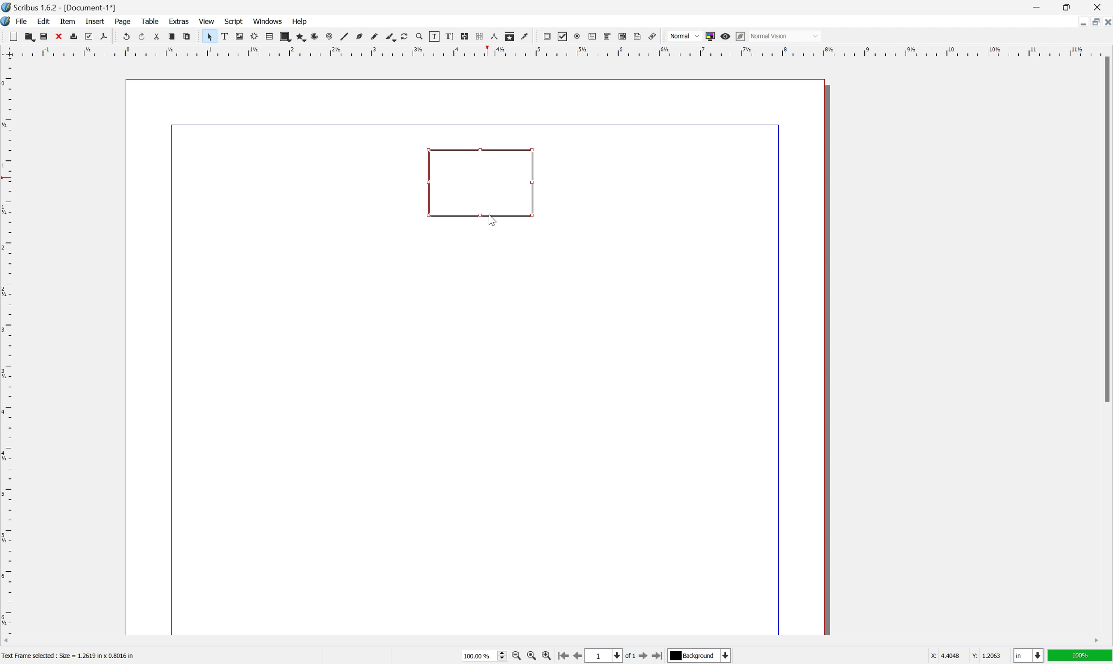 The image size is (1113, 664). I want to click on pdf radio button, so click(577, 36).